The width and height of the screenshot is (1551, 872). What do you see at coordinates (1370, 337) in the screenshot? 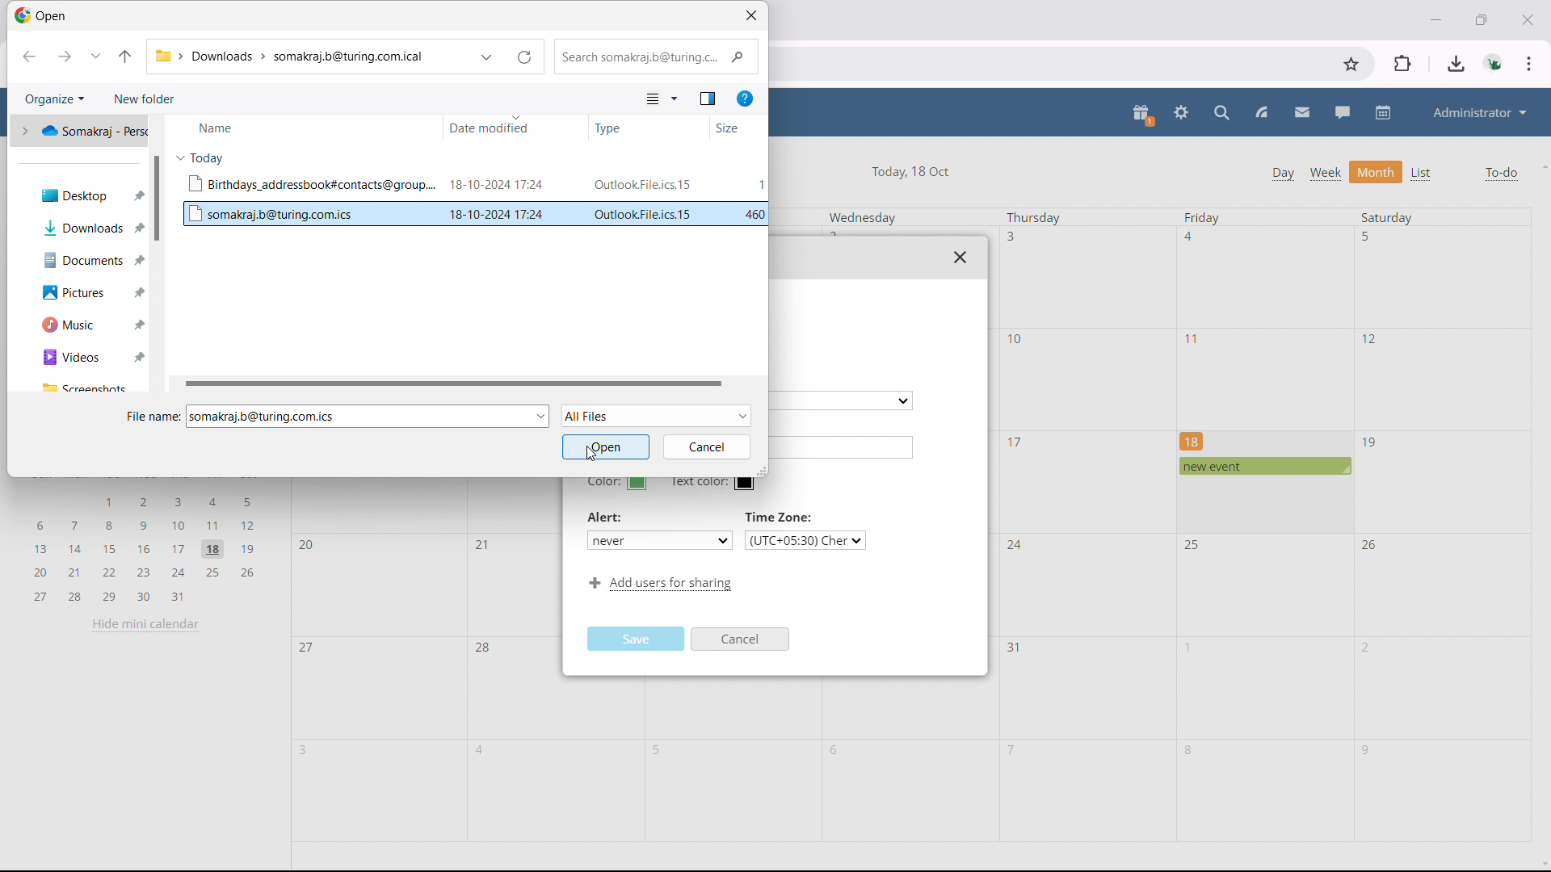
I see `12` at bounding box center [1370, 337].